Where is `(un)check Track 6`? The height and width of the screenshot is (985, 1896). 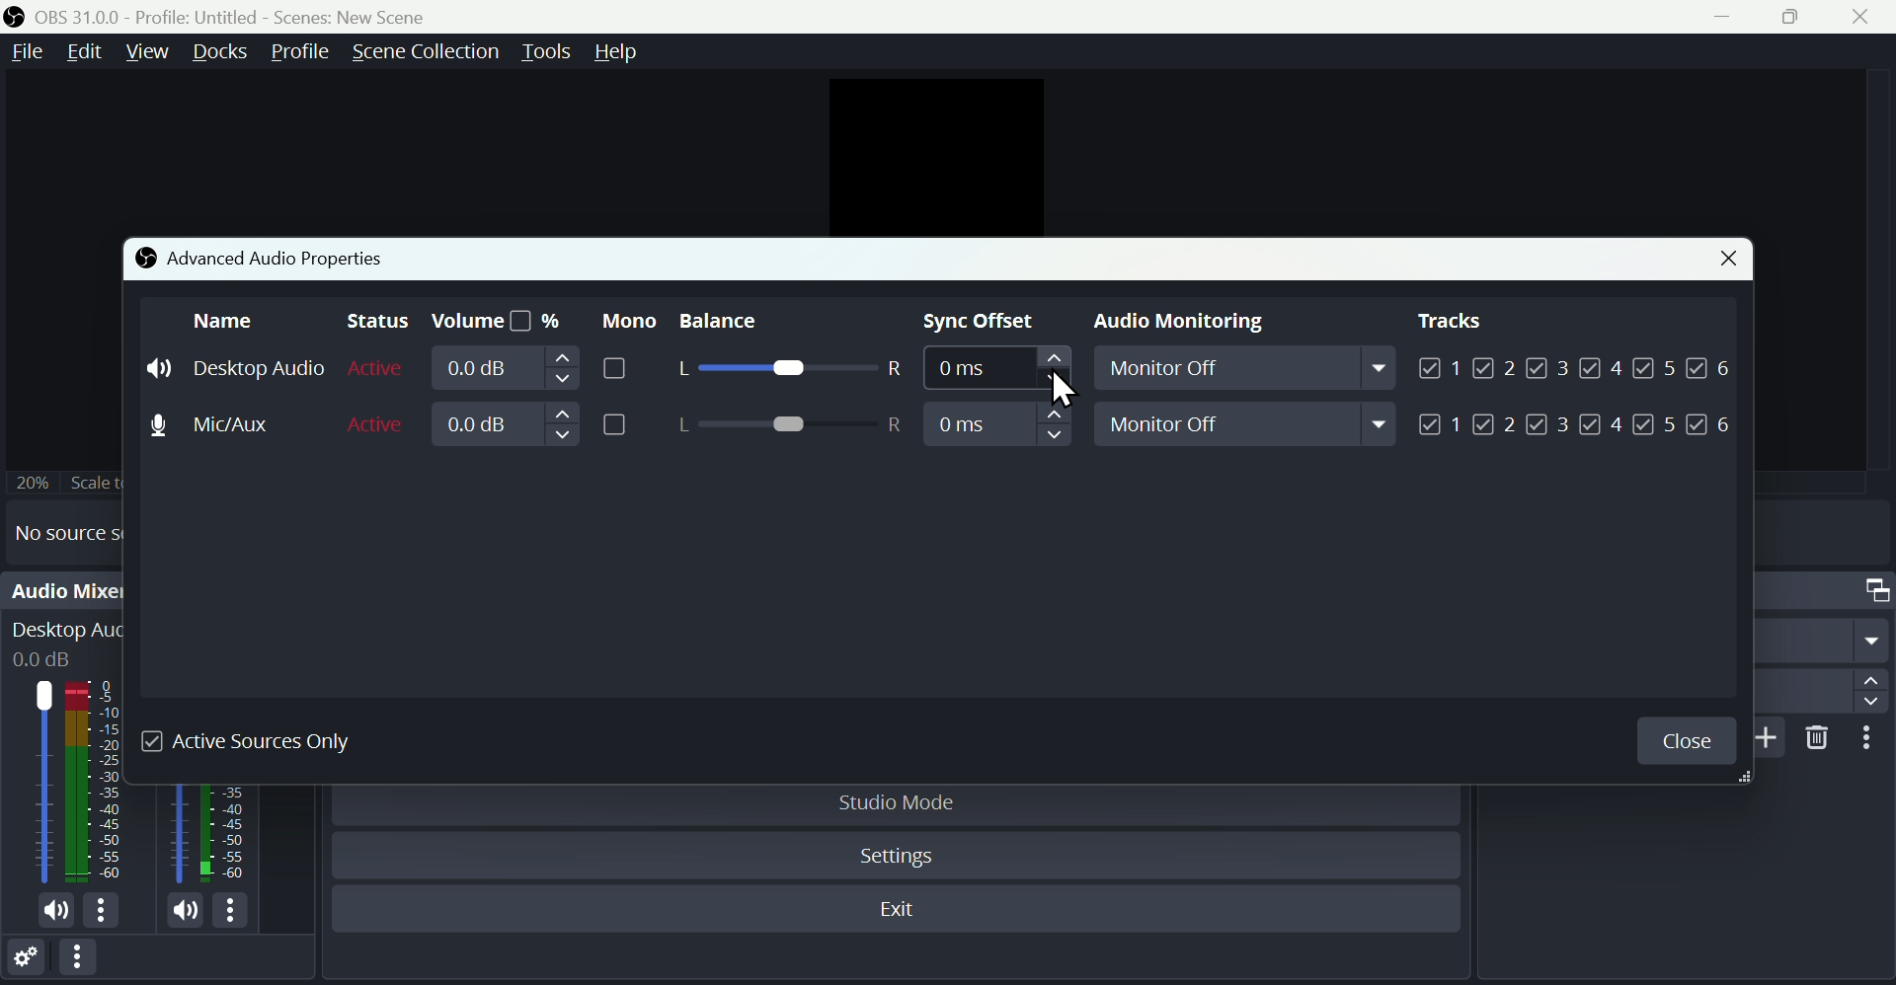 (un)check Track 6 is located at coordinates (1710, 425).